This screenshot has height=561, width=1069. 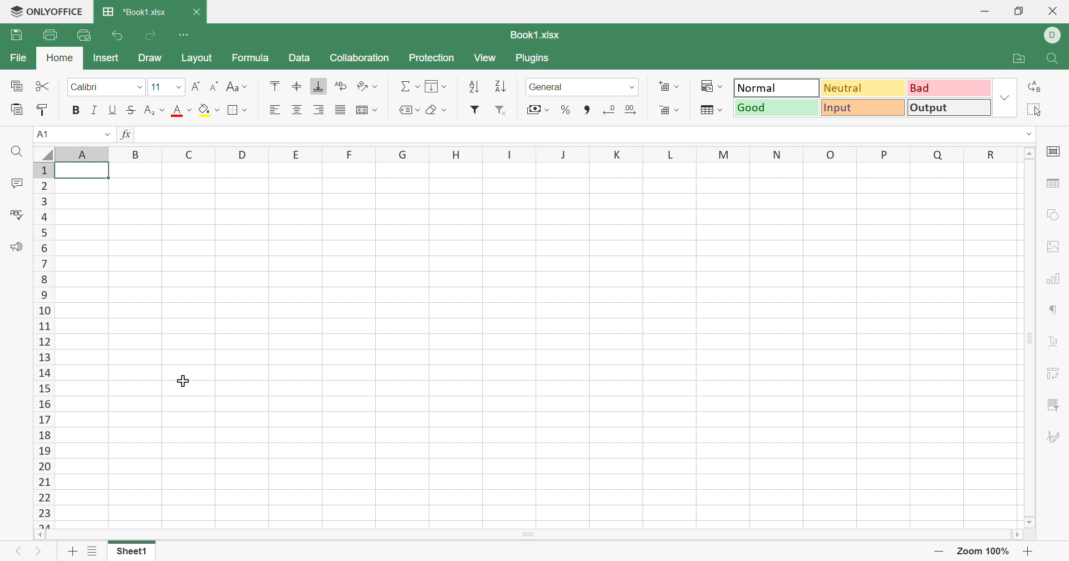 I want to click on Draw, so click(x=151, y=57).